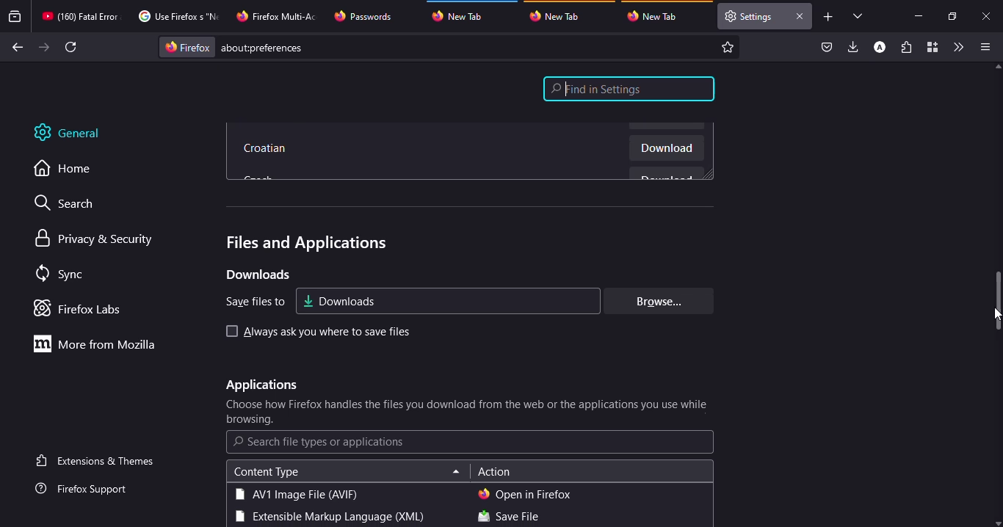 The width and height of the screenshot is (1003, 527). Describe the element at coordinates (257, 275) in the screenshot. I see `downloads` at that location.